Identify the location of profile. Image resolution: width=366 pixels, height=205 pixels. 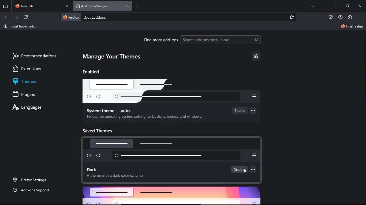
(340, 17).